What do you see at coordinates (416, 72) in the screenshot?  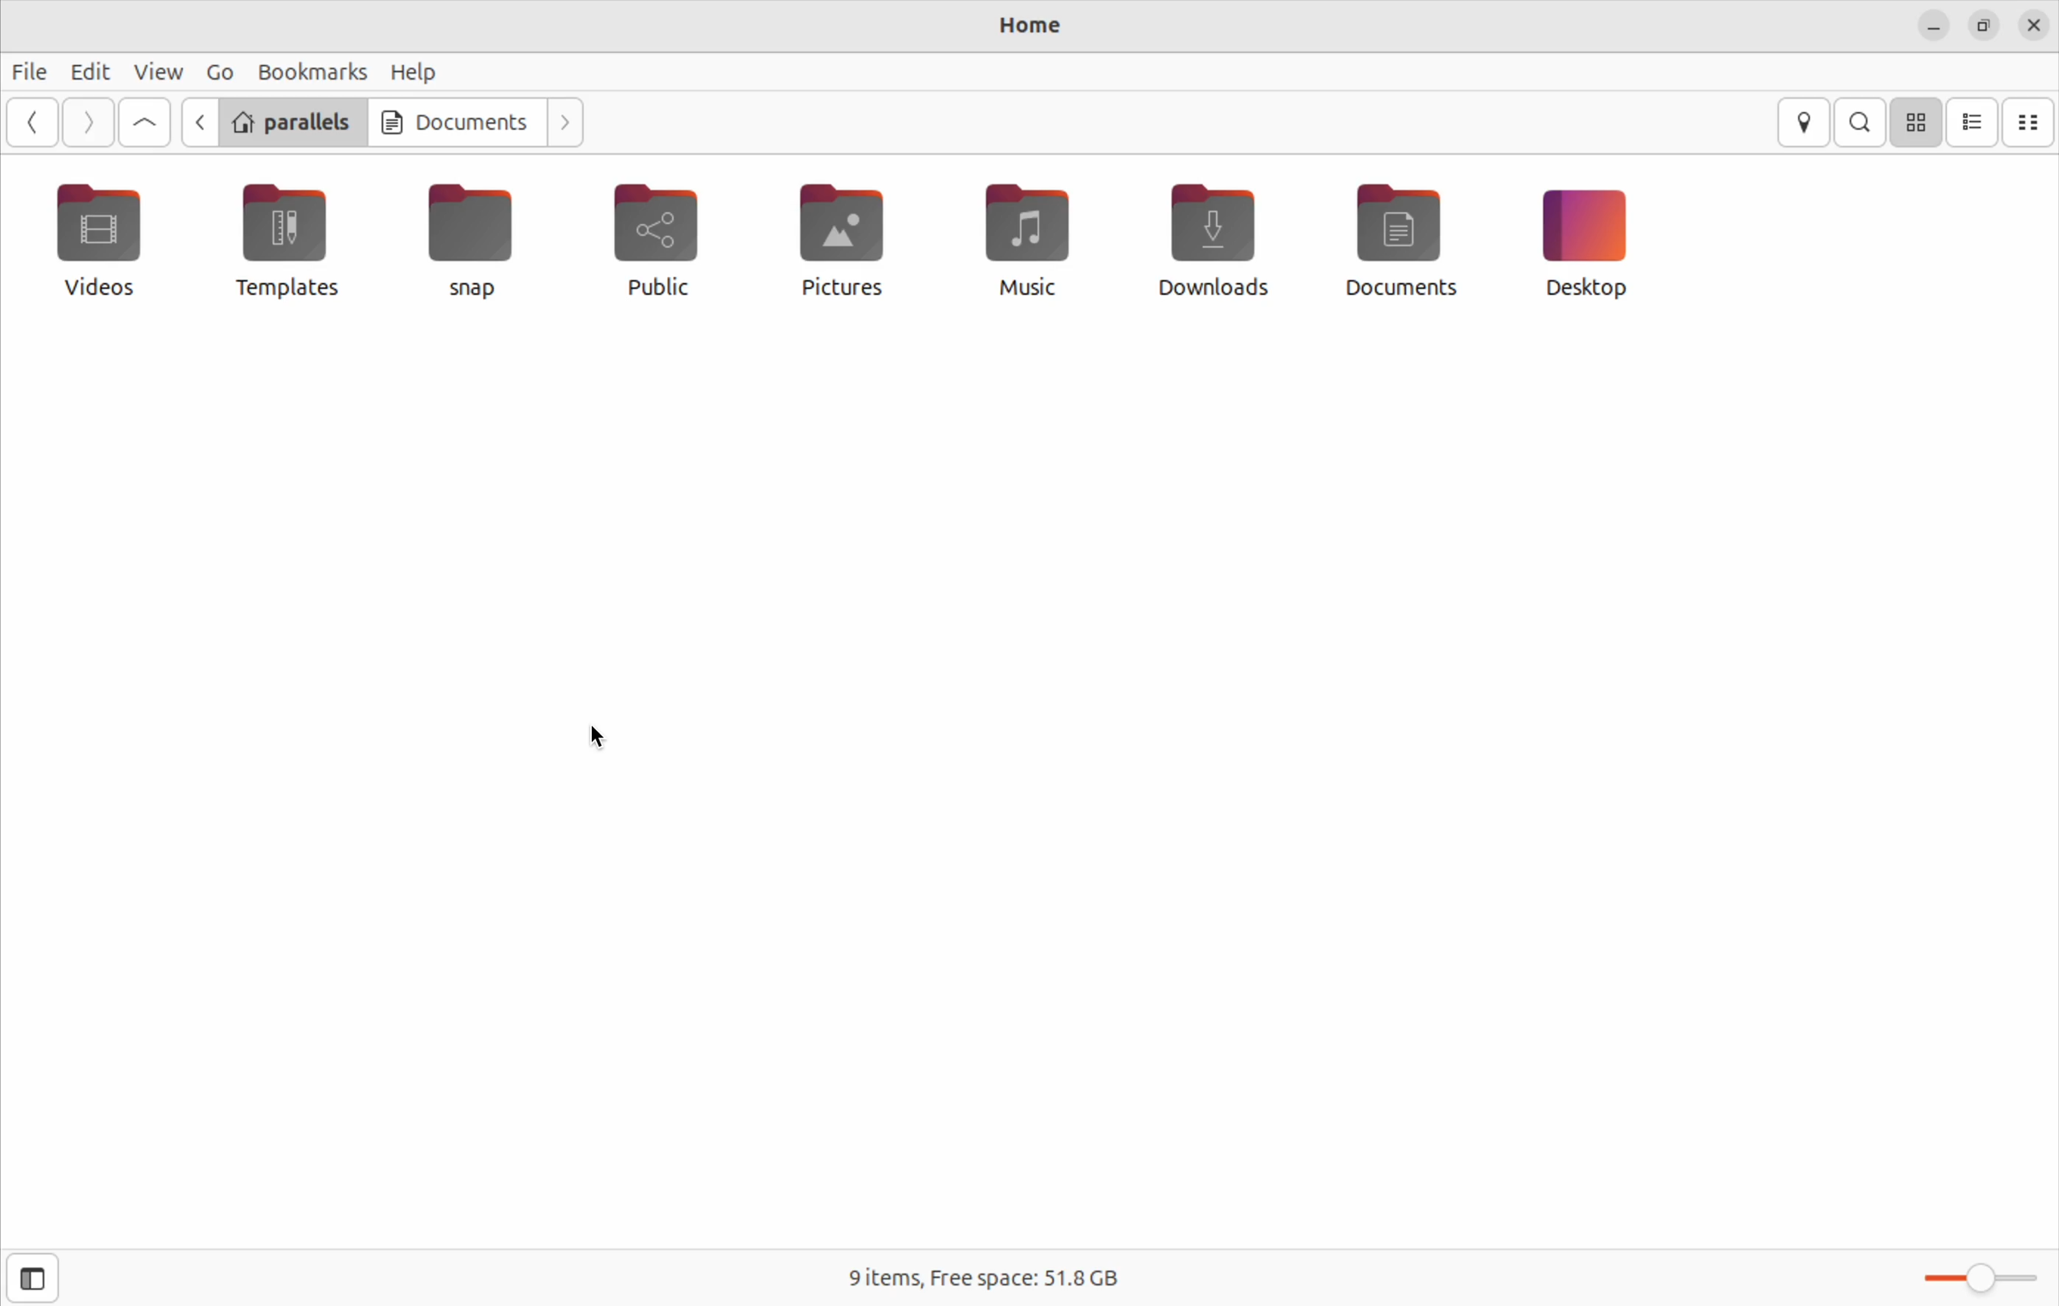 I see `help` at bounding box center [416, 72].